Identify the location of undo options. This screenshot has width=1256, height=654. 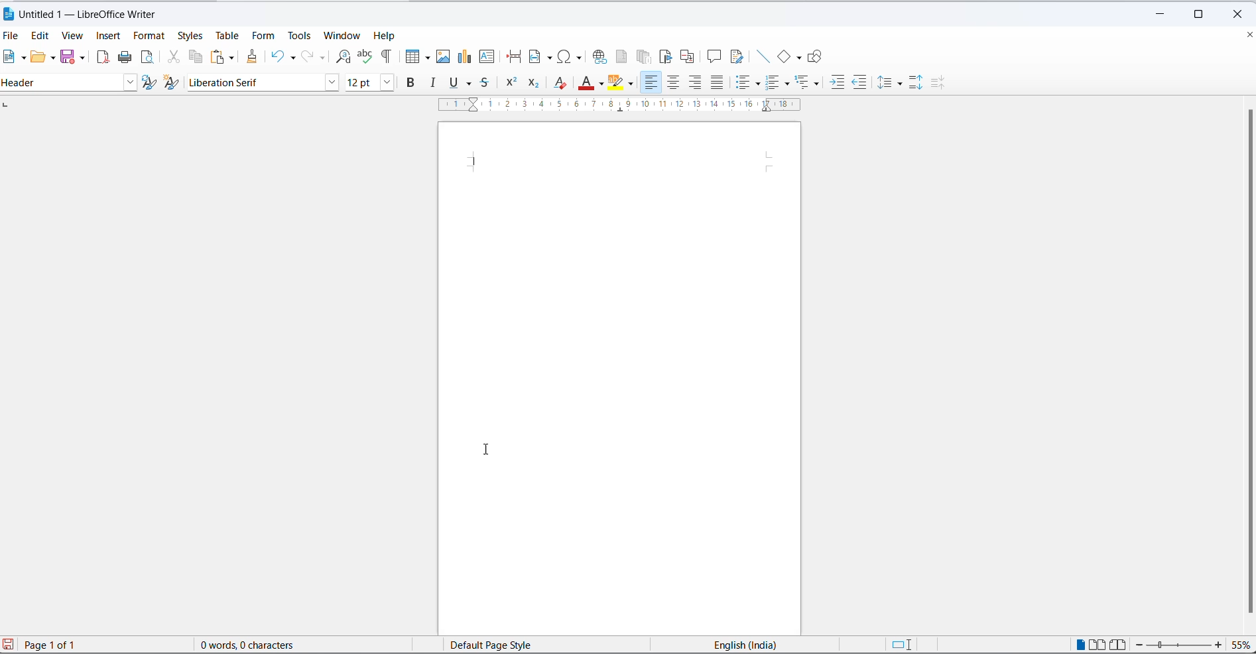
(292, 57).